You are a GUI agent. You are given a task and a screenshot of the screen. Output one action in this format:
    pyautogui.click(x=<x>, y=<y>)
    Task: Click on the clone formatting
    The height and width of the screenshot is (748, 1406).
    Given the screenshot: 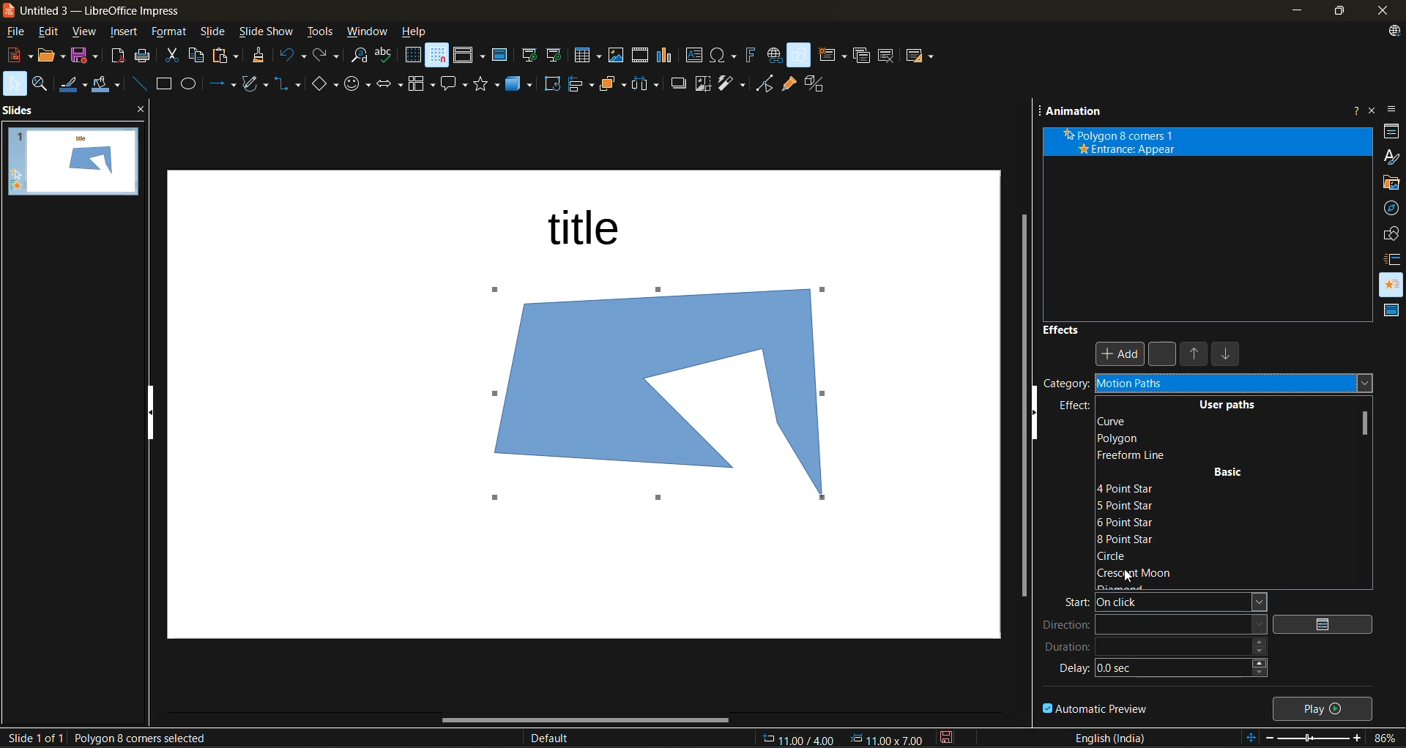 What is the action you would take?
    pyautogui.click(x=259, y=56)
    